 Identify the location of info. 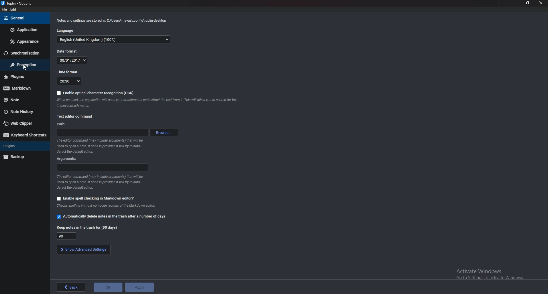
(147, 102).